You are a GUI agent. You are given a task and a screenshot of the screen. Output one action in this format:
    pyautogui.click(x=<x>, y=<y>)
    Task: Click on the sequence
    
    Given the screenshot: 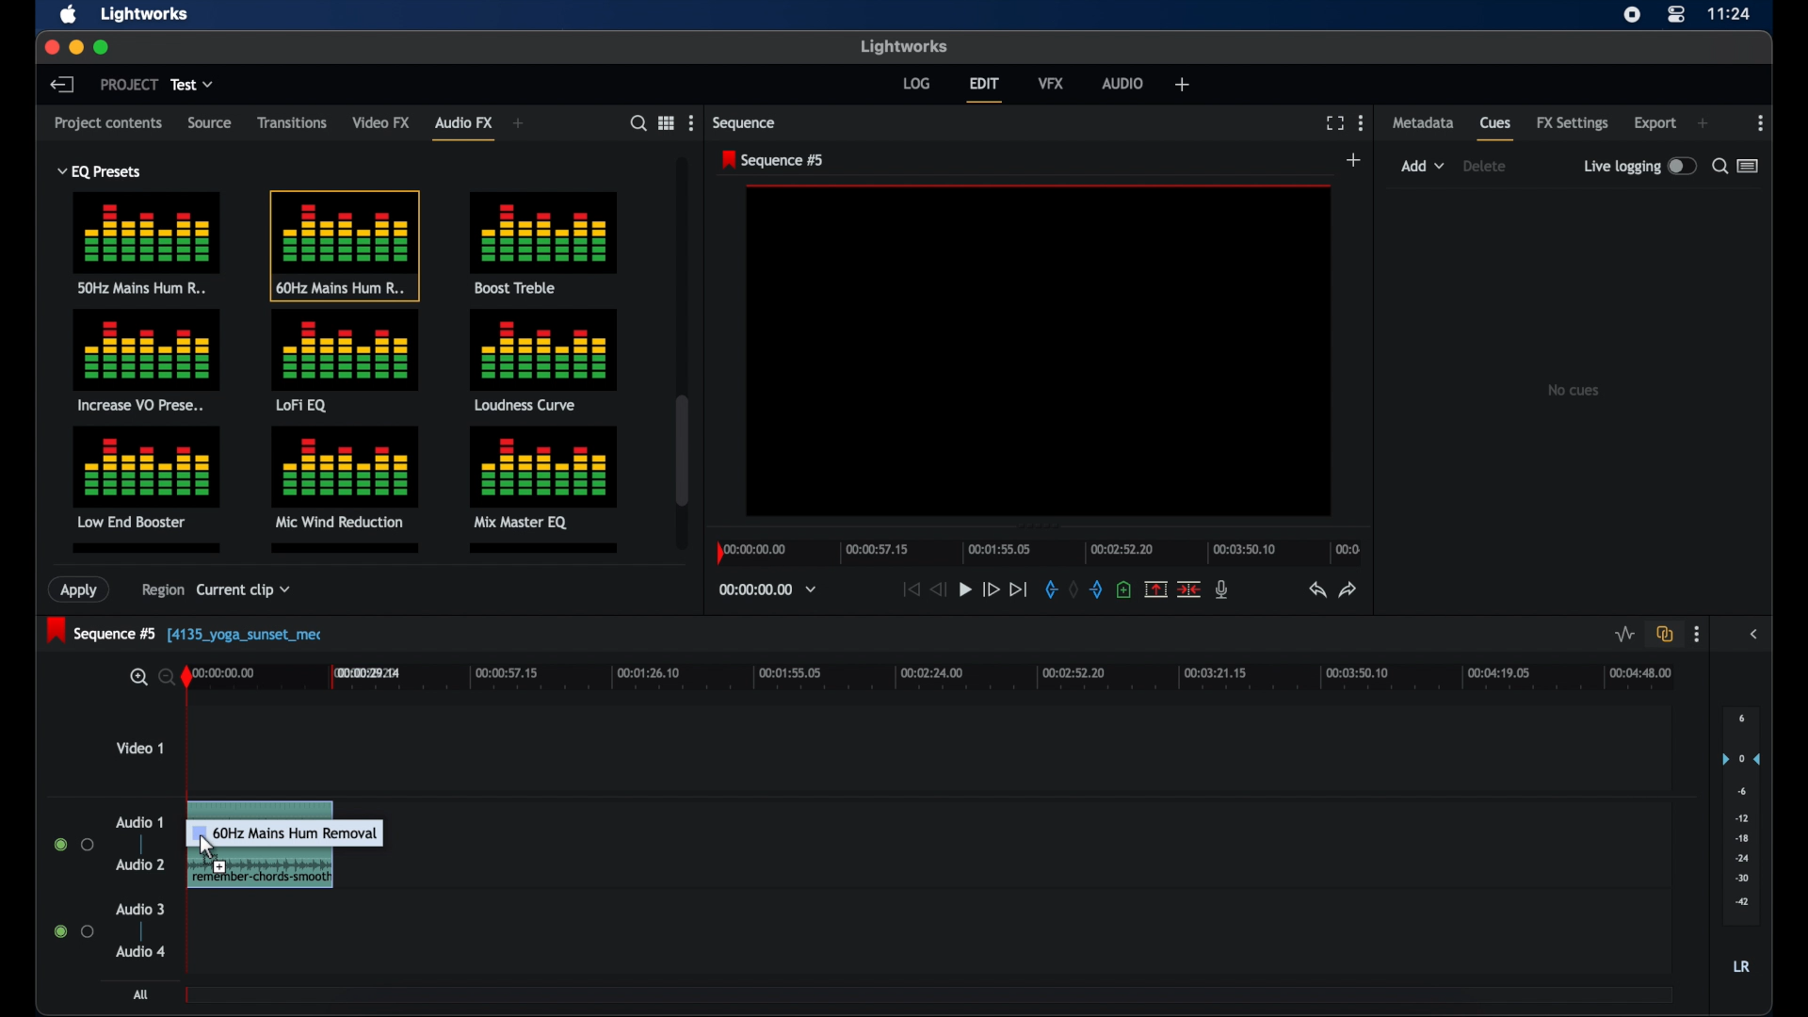 What is the action you would take?
    pyautogui.click(x=772, y=160)
    